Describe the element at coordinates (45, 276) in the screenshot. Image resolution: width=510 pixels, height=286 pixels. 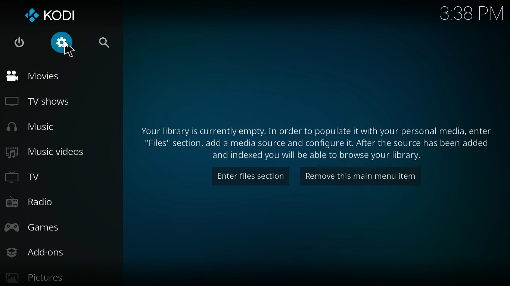
I see `pictures` at that location.